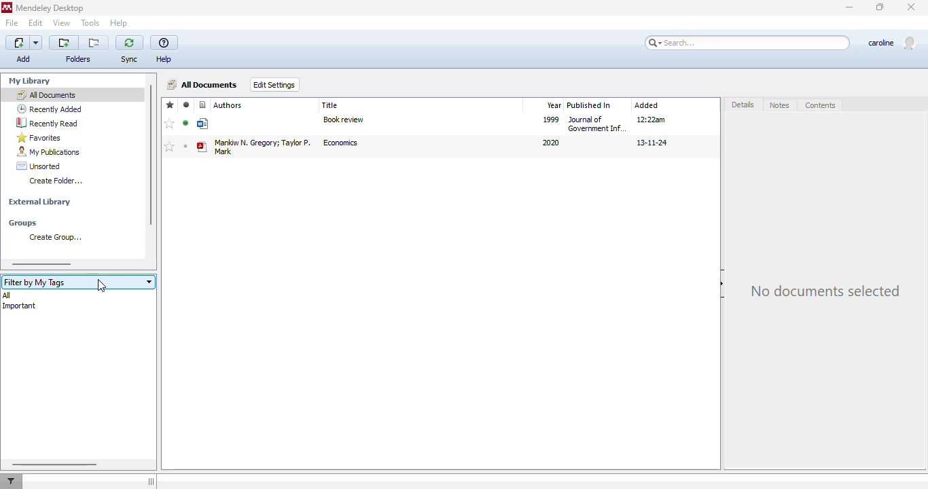  I want to click on title, so click(330, 105).